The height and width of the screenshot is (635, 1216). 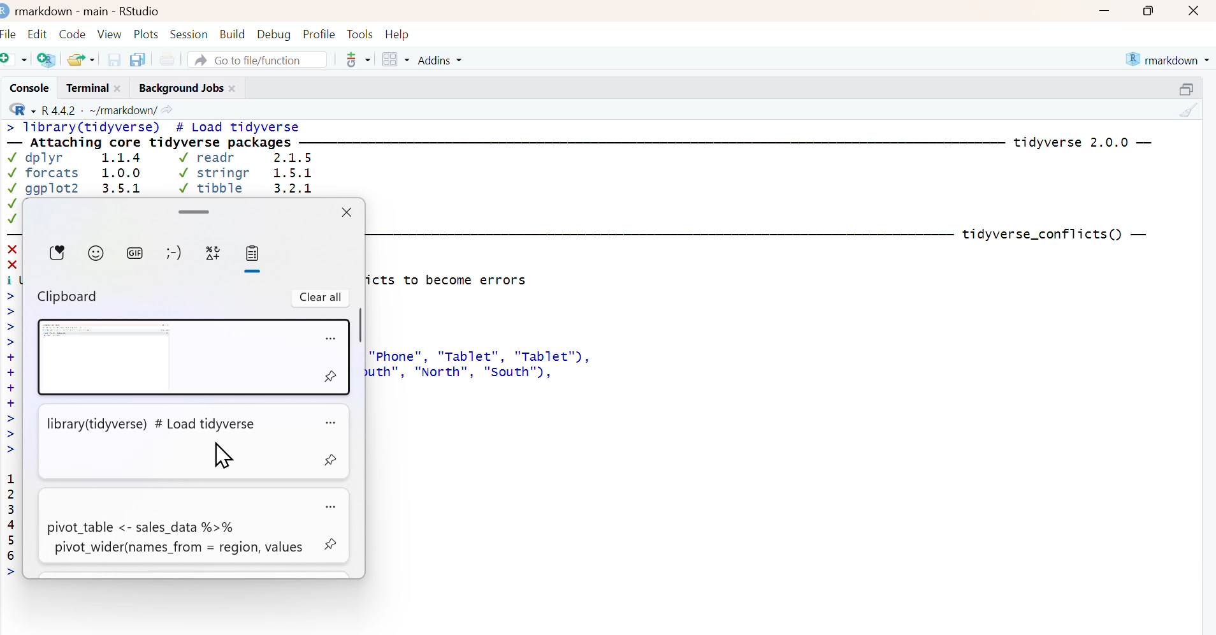 I want to click on emoticons, so click(x=175, y=254).